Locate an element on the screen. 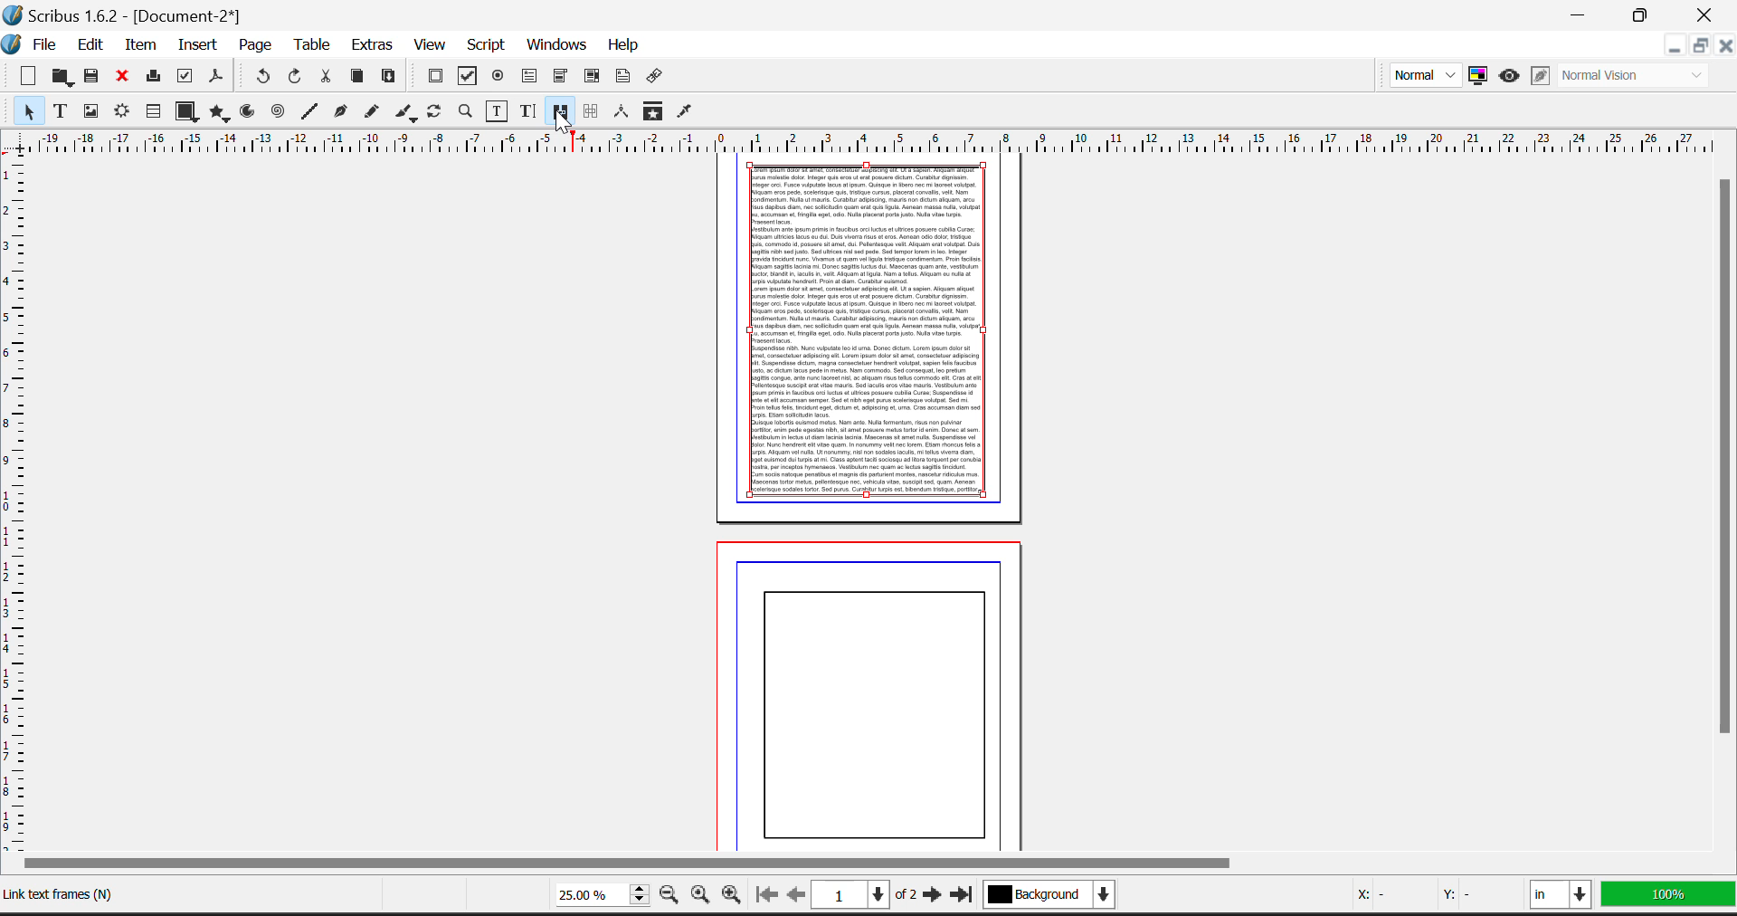 The height and width of the screenshot is (916, 1737). PDF Checkbox is located at coordinates (435, 77).